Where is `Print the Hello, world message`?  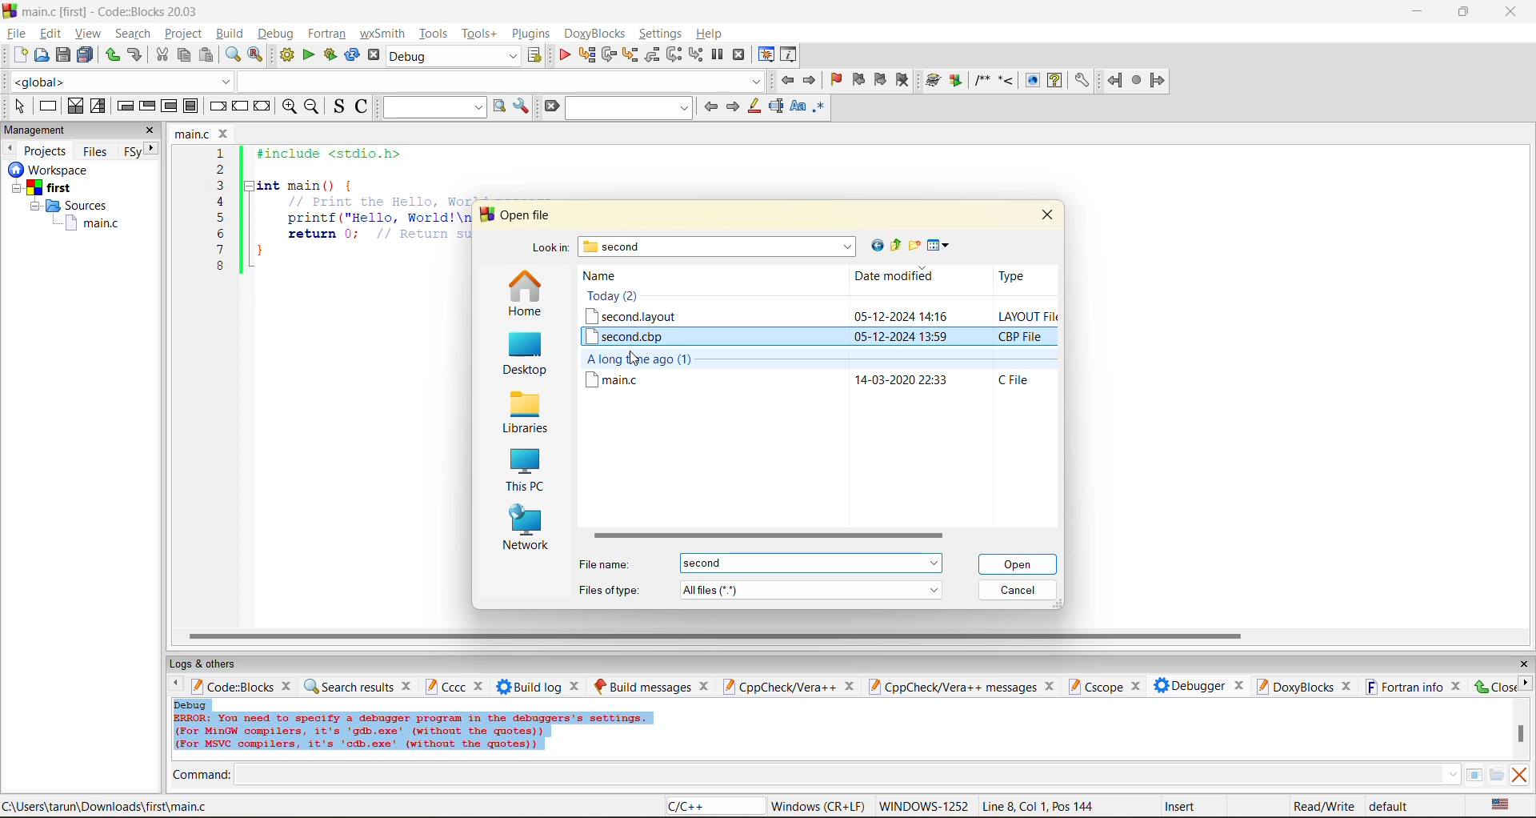 Print the Hello, world message is located at coordinates (379, 201).